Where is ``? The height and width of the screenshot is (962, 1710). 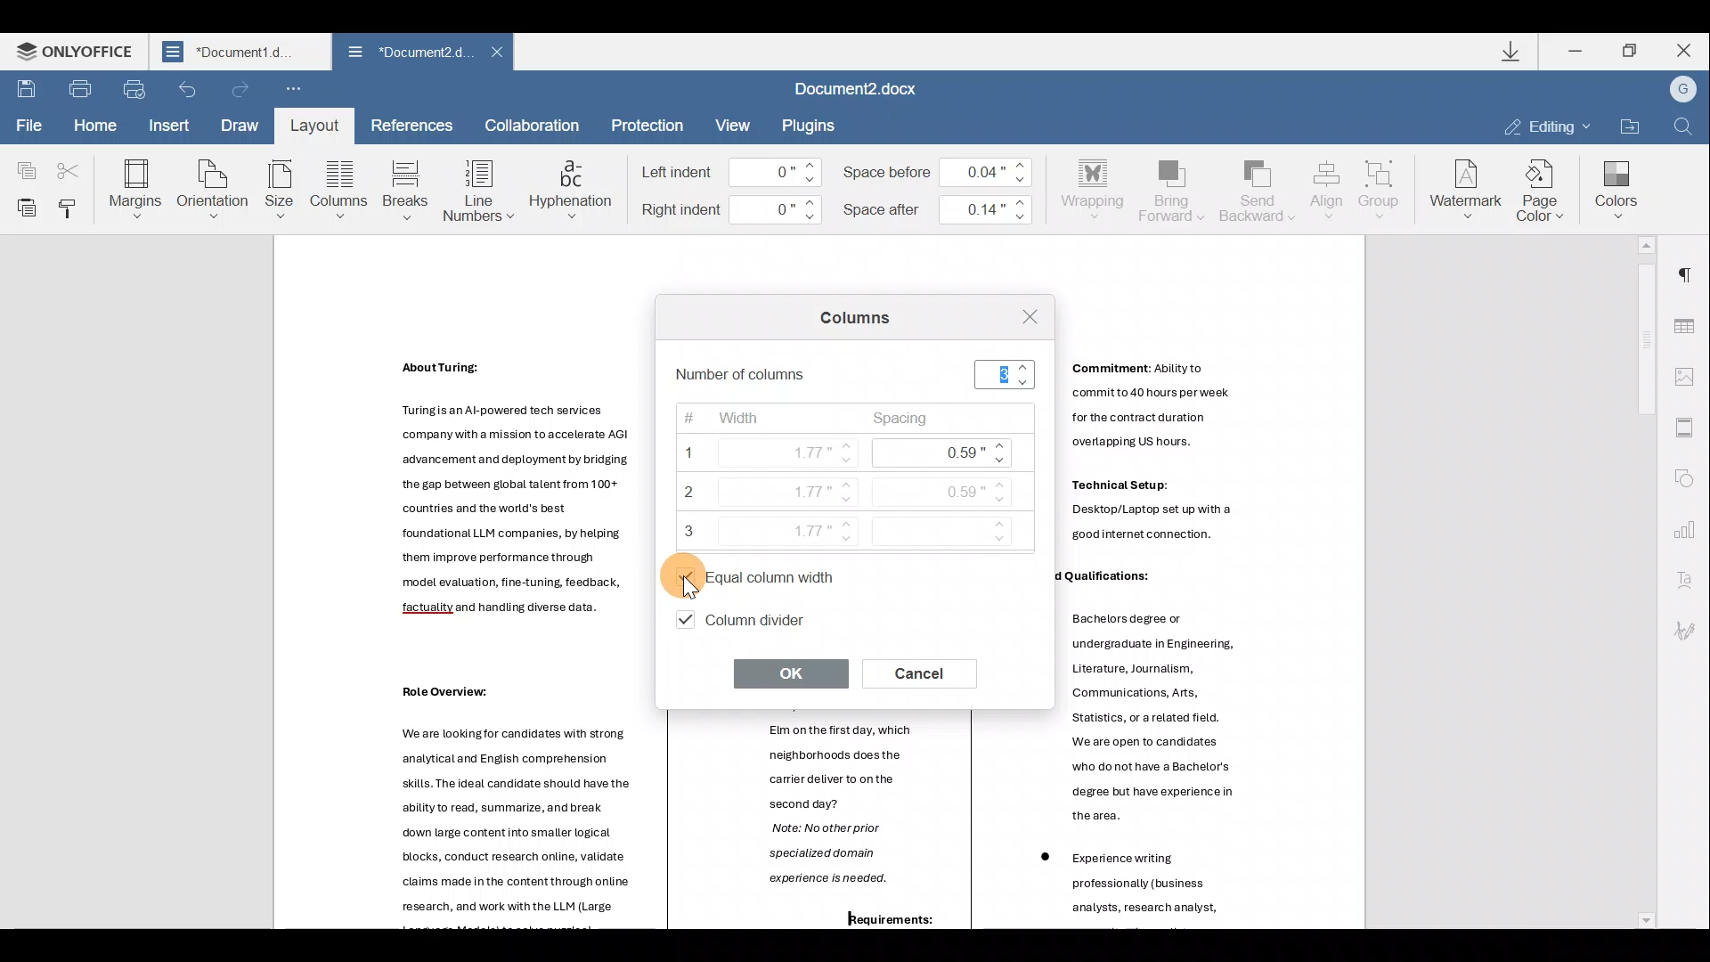
 is located at coordinates (450, 368).